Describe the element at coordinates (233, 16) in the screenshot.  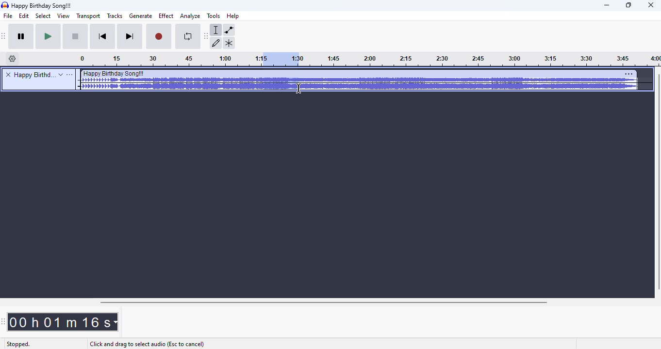
I see `help` at that location.